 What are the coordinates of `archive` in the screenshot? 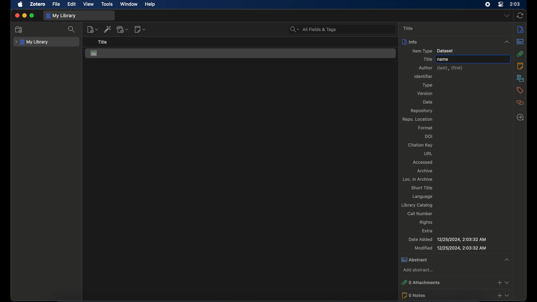 It's located at (425, 171).